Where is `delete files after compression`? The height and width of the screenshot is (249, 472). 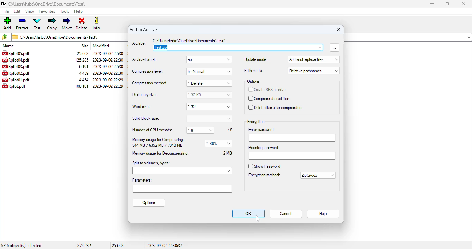 delete files after compression is located at coordinates (275, 108).